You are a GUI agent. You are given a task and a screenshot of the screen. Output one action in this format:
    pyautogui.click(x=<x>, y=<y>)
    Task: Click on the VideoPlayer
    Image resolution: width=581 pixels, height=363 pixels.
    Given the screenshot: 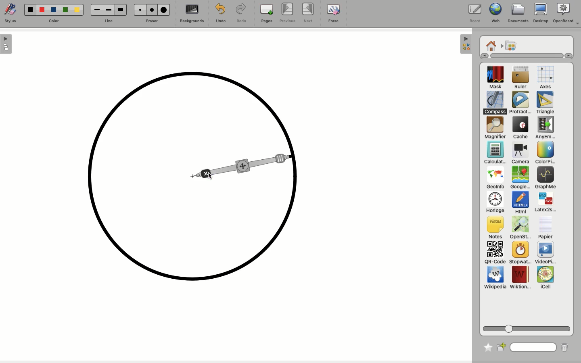 What is the action you would take?
    pyautogui.click(x=545, y=253)
    